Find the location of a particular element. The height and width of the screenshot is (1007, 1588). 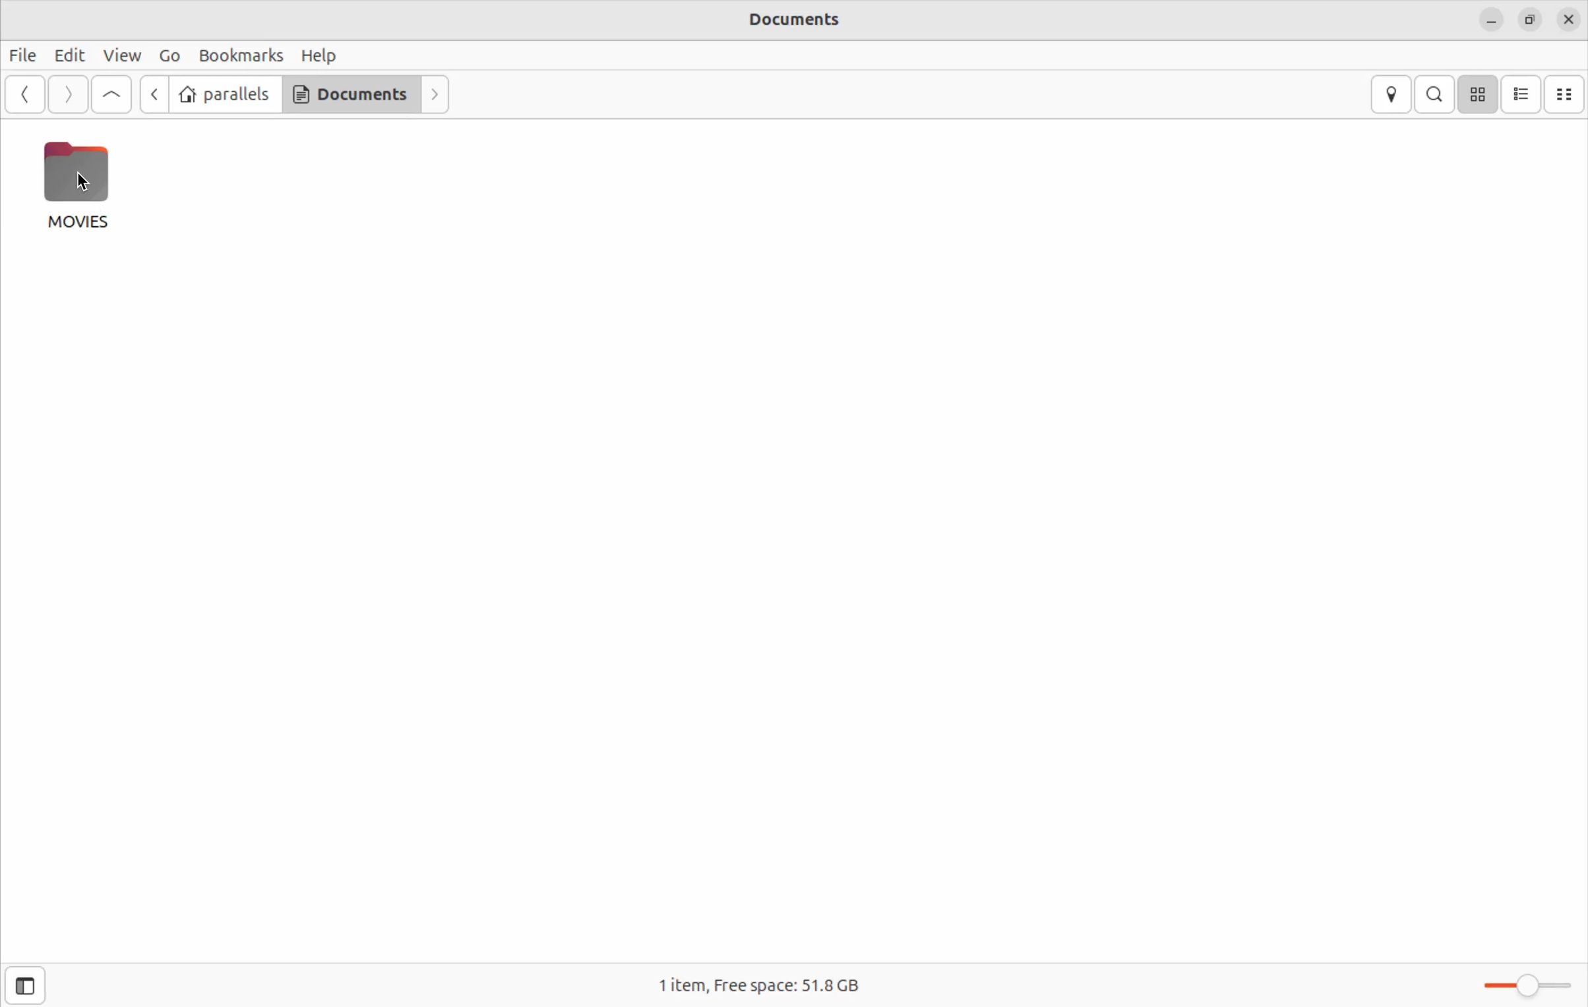

icon view is located at coordinates (1478, 92).